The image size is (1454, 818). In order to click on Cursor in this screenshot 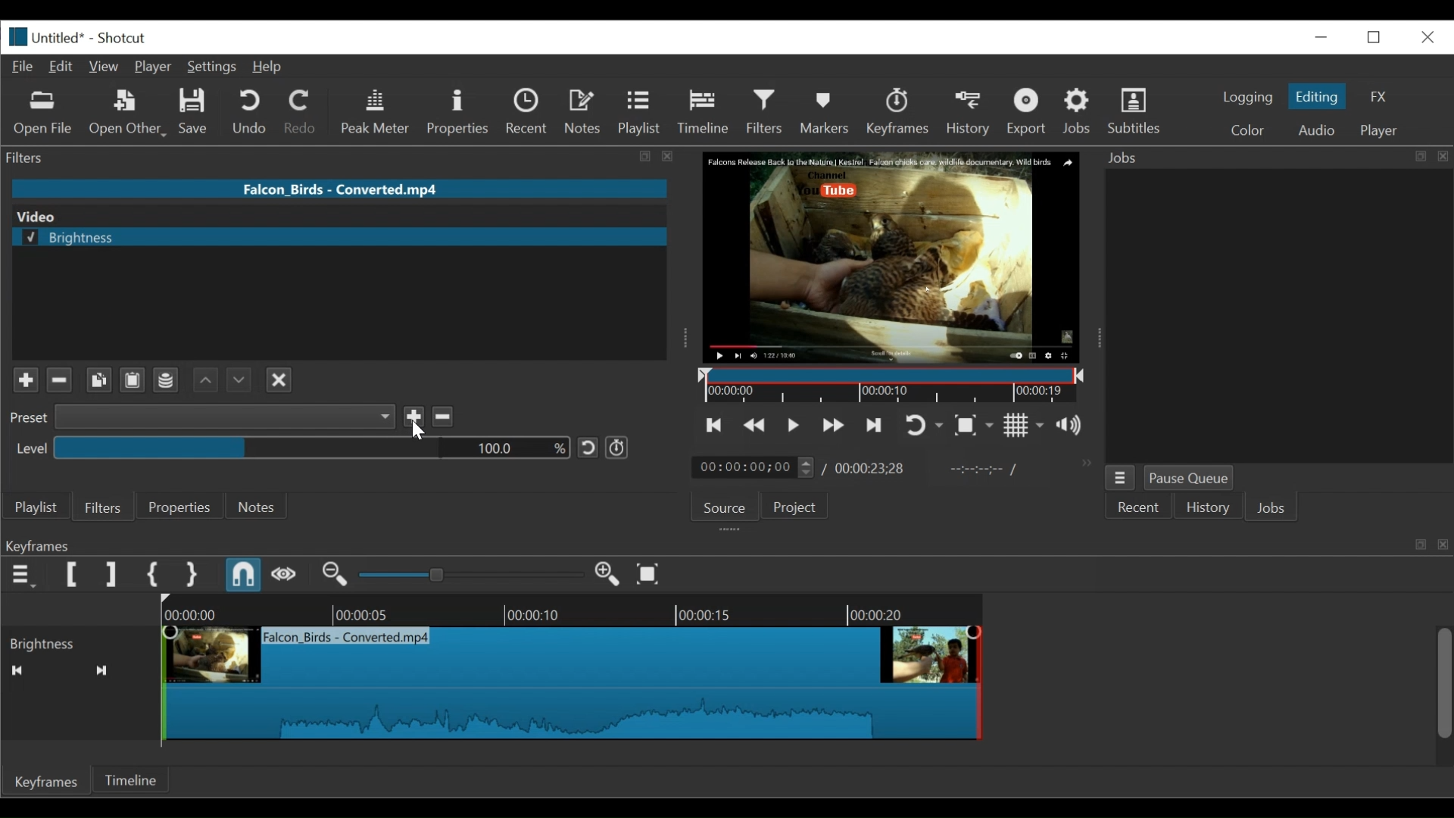, I will do `click(766, 127)`.